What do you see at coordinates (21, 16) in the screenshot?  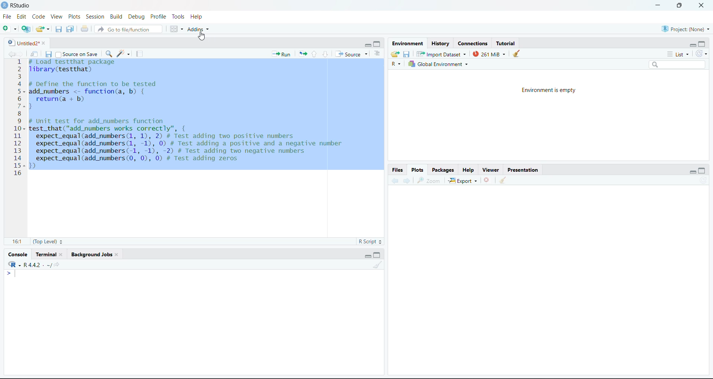 I see `Edit` at bounding box center [21, 16].